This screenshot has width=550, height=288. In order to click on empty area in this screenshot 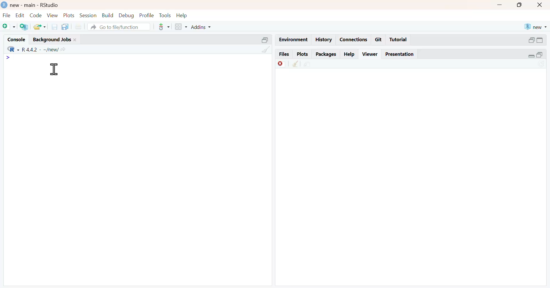, I will do `click(137, 181)`.